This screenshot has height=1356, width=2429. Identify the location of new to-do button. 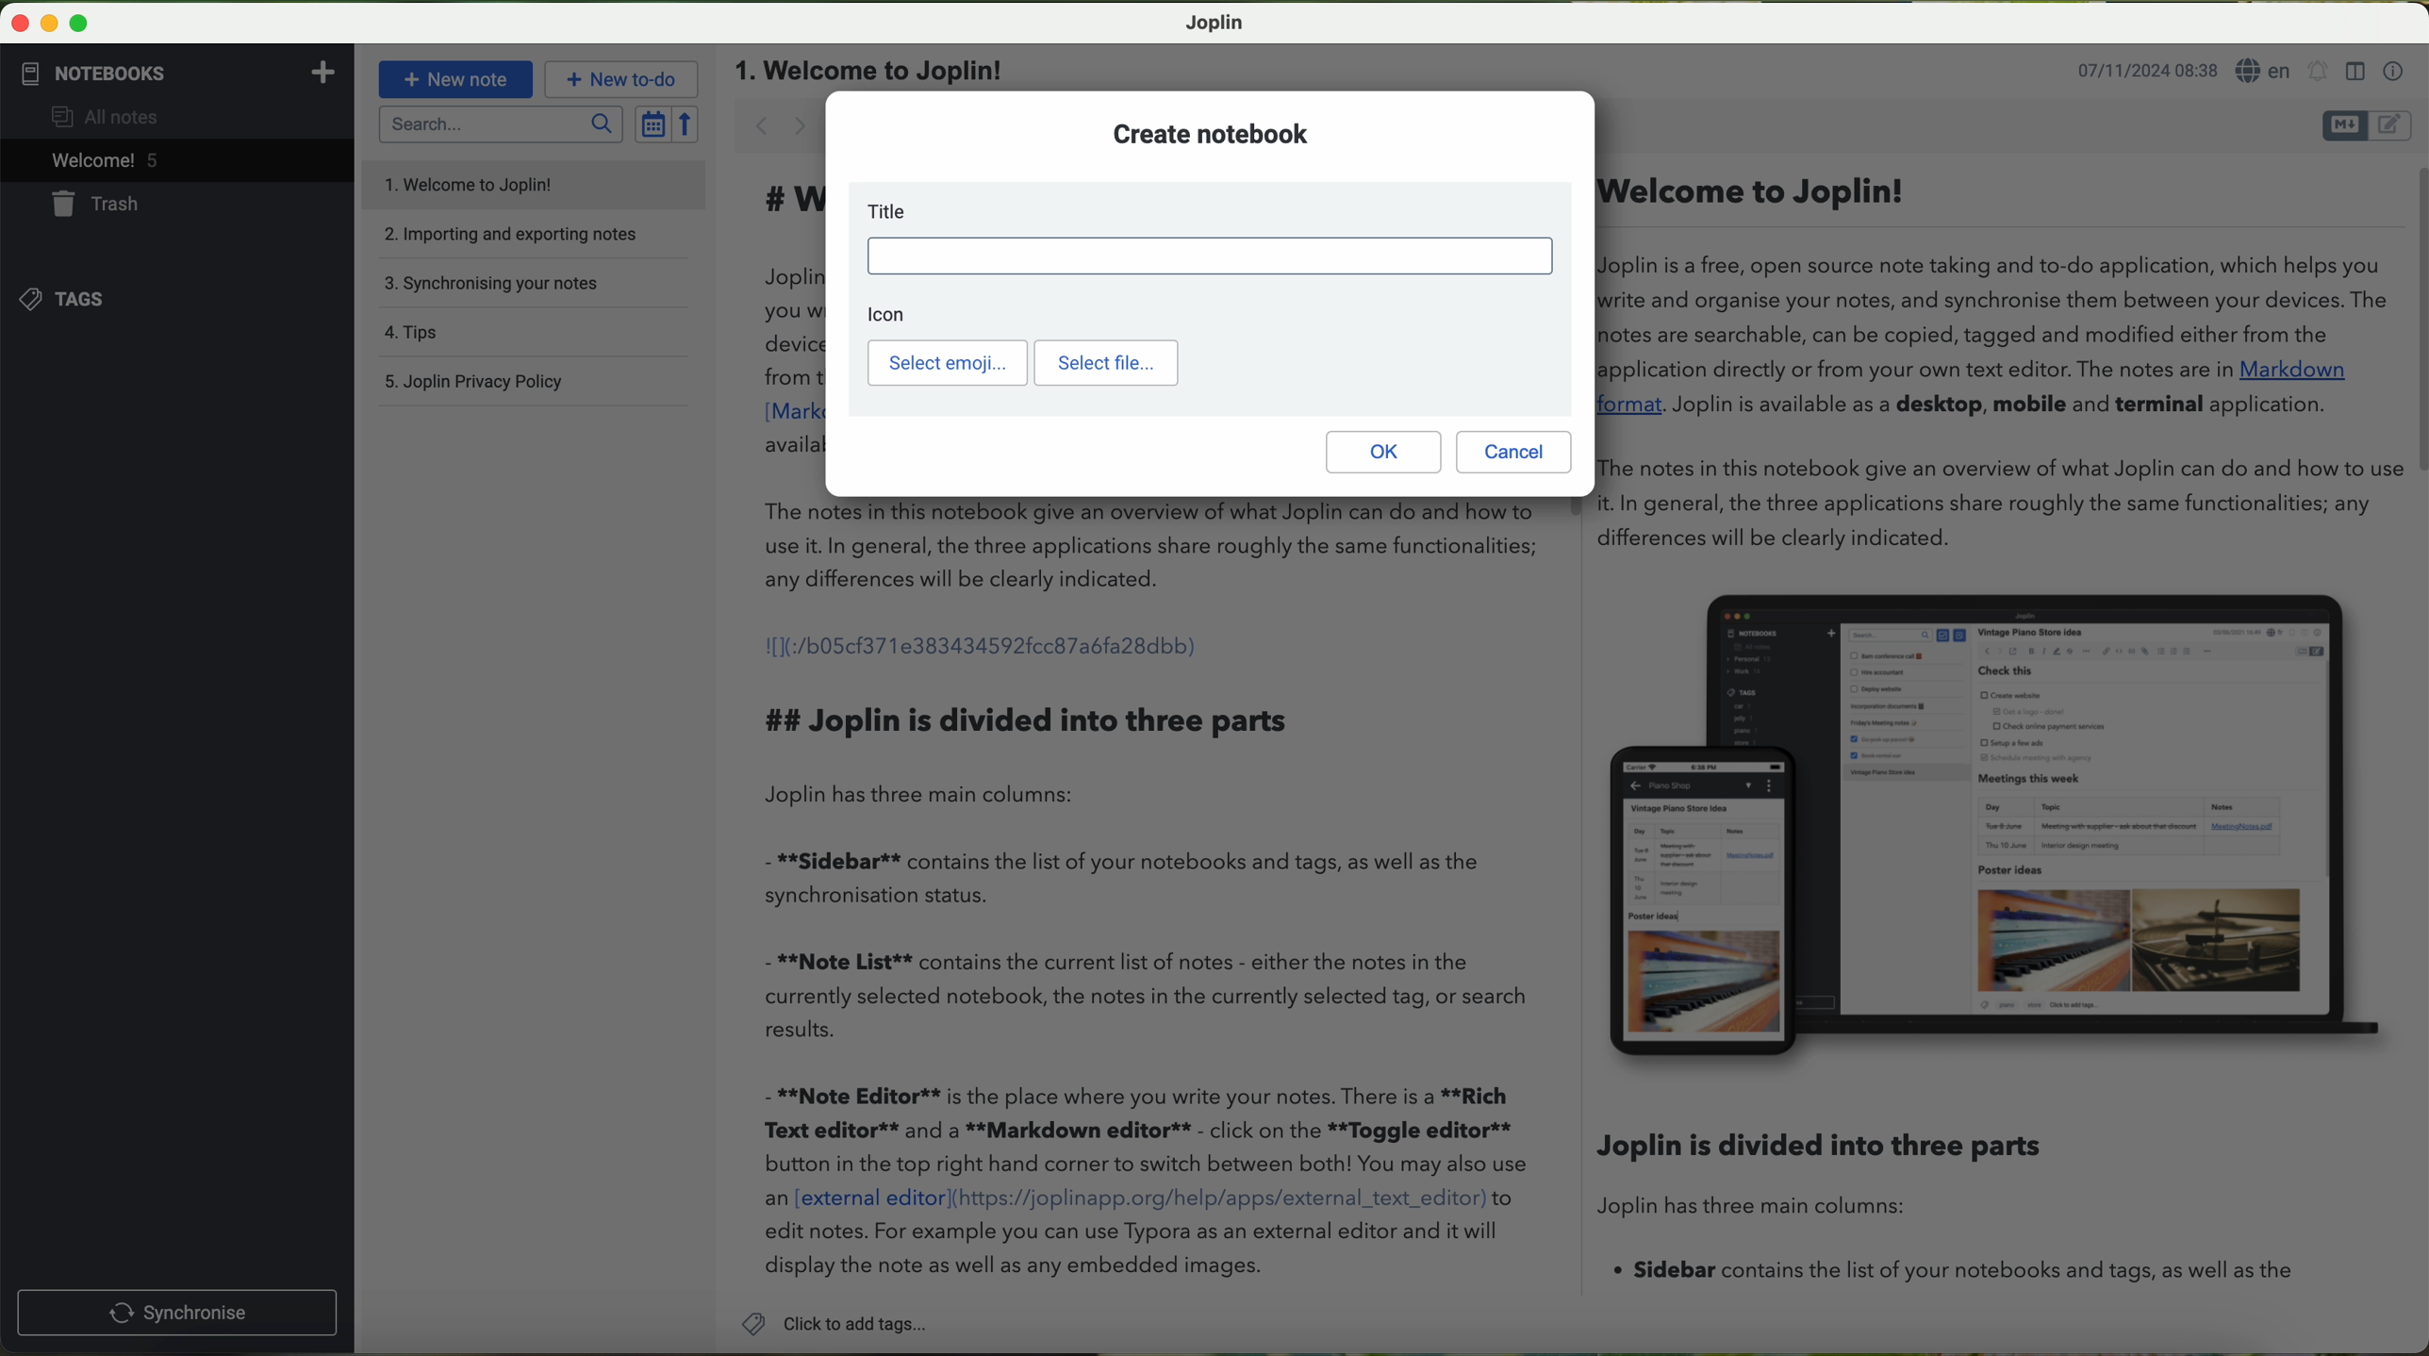
(624, 78).